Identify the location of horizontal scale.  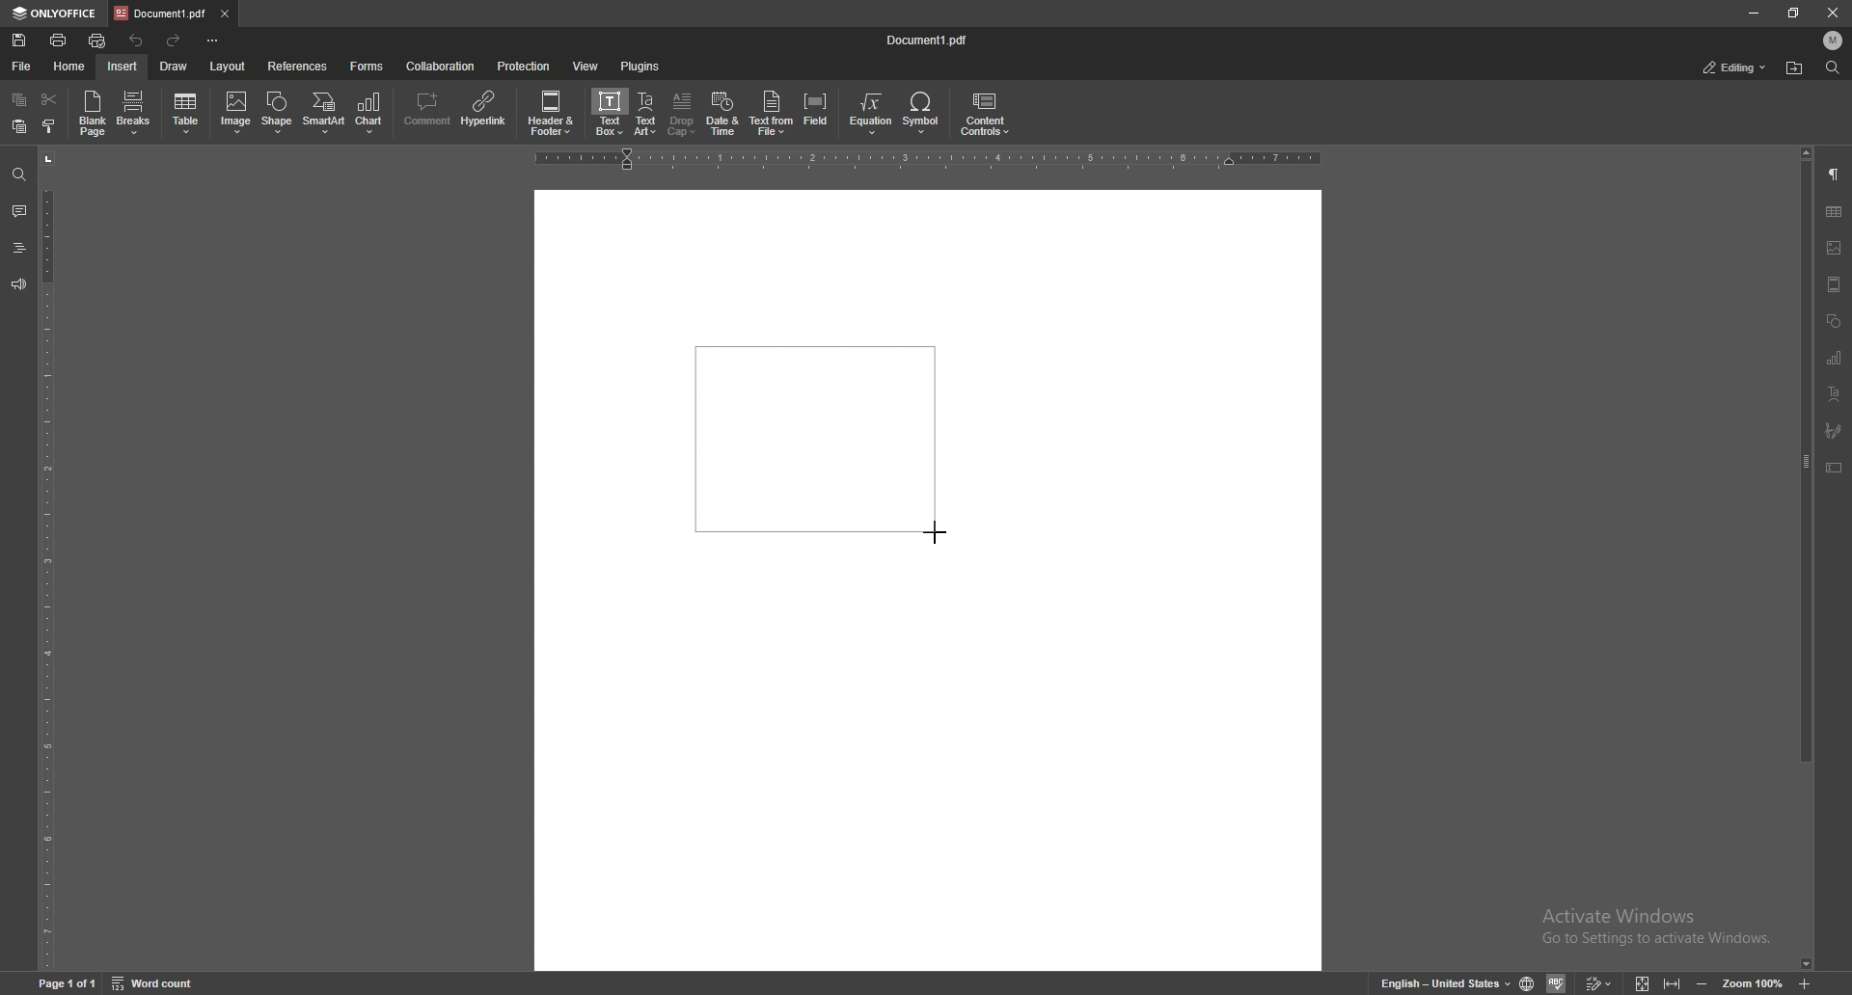
(928, 159).